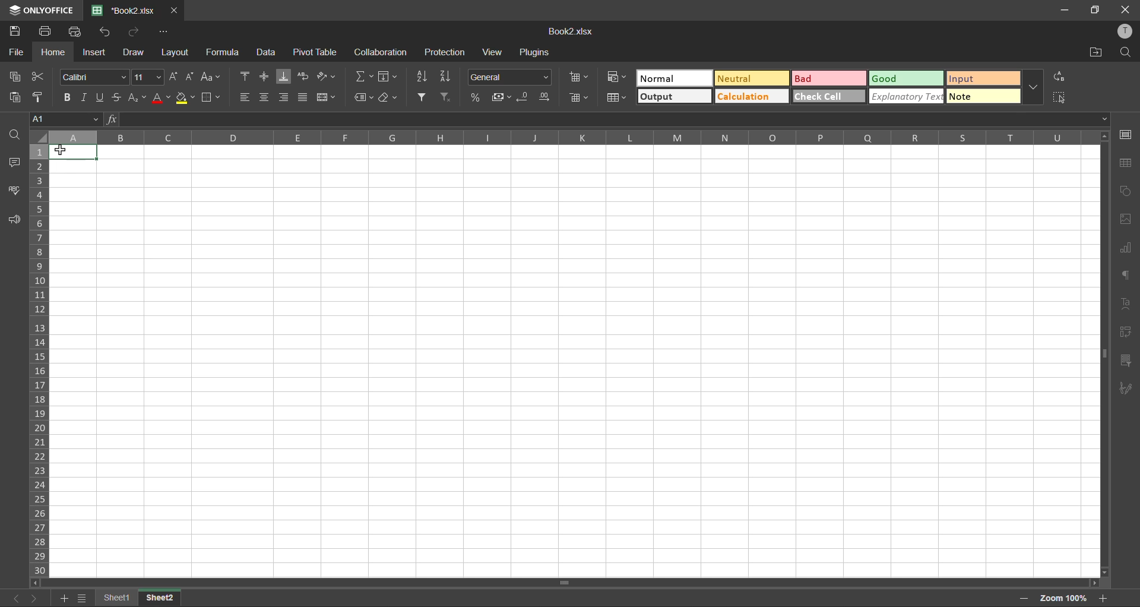 This screenshot has height=607, width=1140. I want to click on data, so click(265, 53).